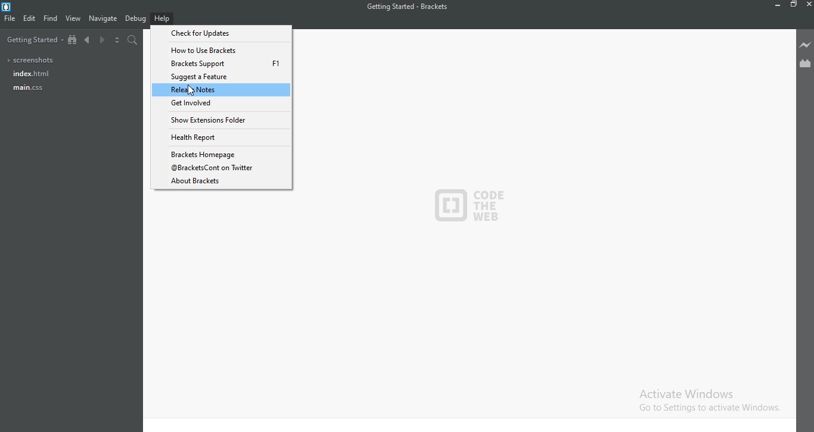  What do you see at coordinates (163, 19) in the screenshot?
I see `Help` at bounding box center [163, 19].